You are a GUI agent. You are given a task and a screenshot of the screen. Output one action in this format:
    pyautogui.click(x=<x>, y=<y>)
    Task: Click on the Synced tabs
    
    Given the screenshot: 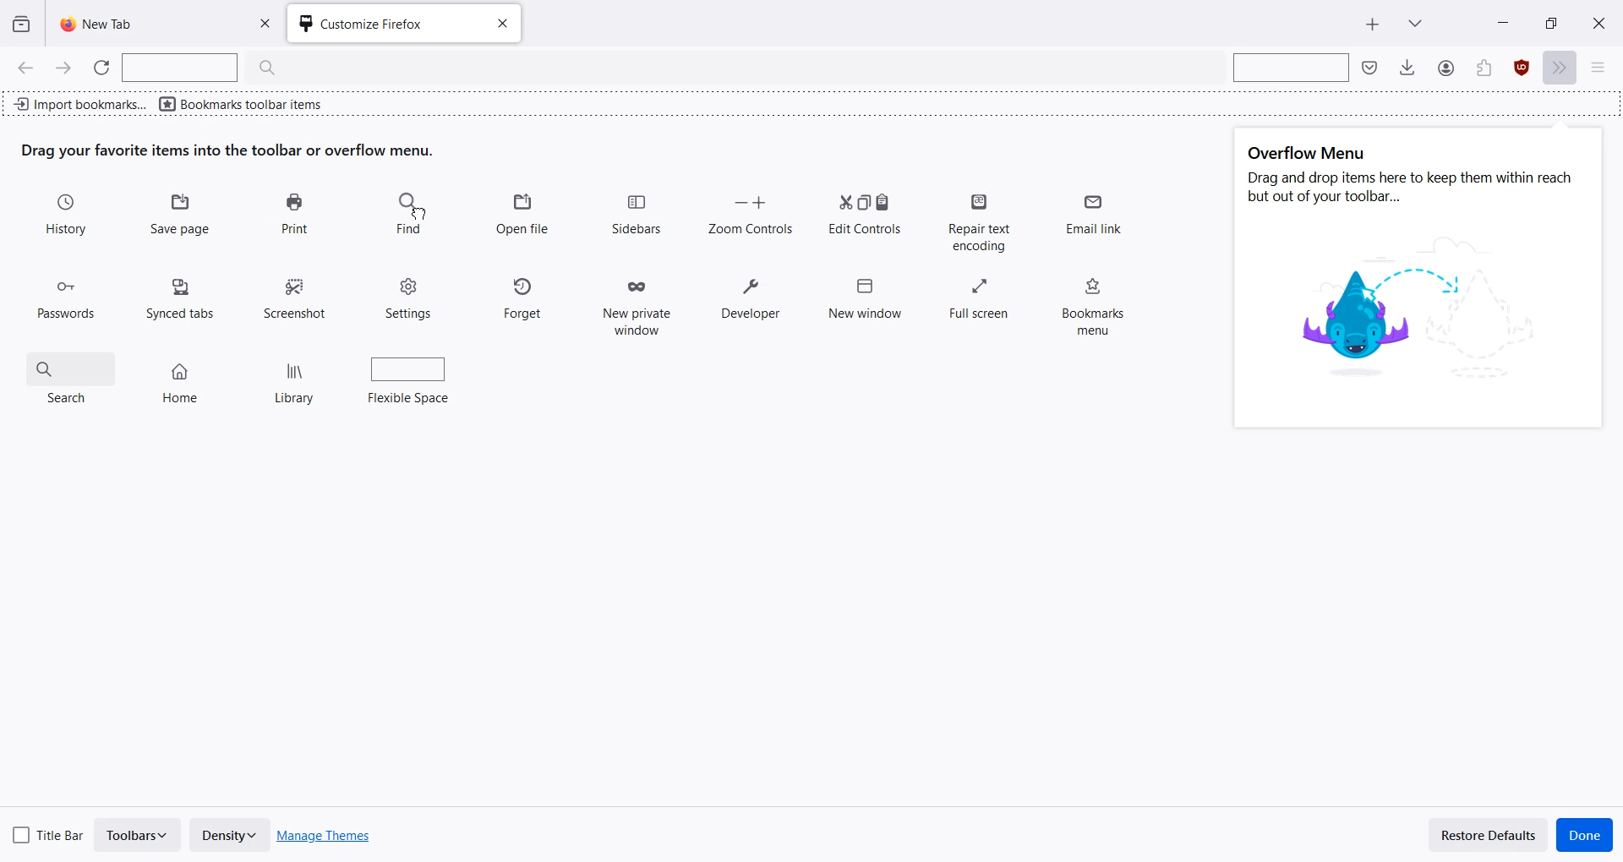 What is the action you would take?
    pyautogui.click(x=183, y=293)
    